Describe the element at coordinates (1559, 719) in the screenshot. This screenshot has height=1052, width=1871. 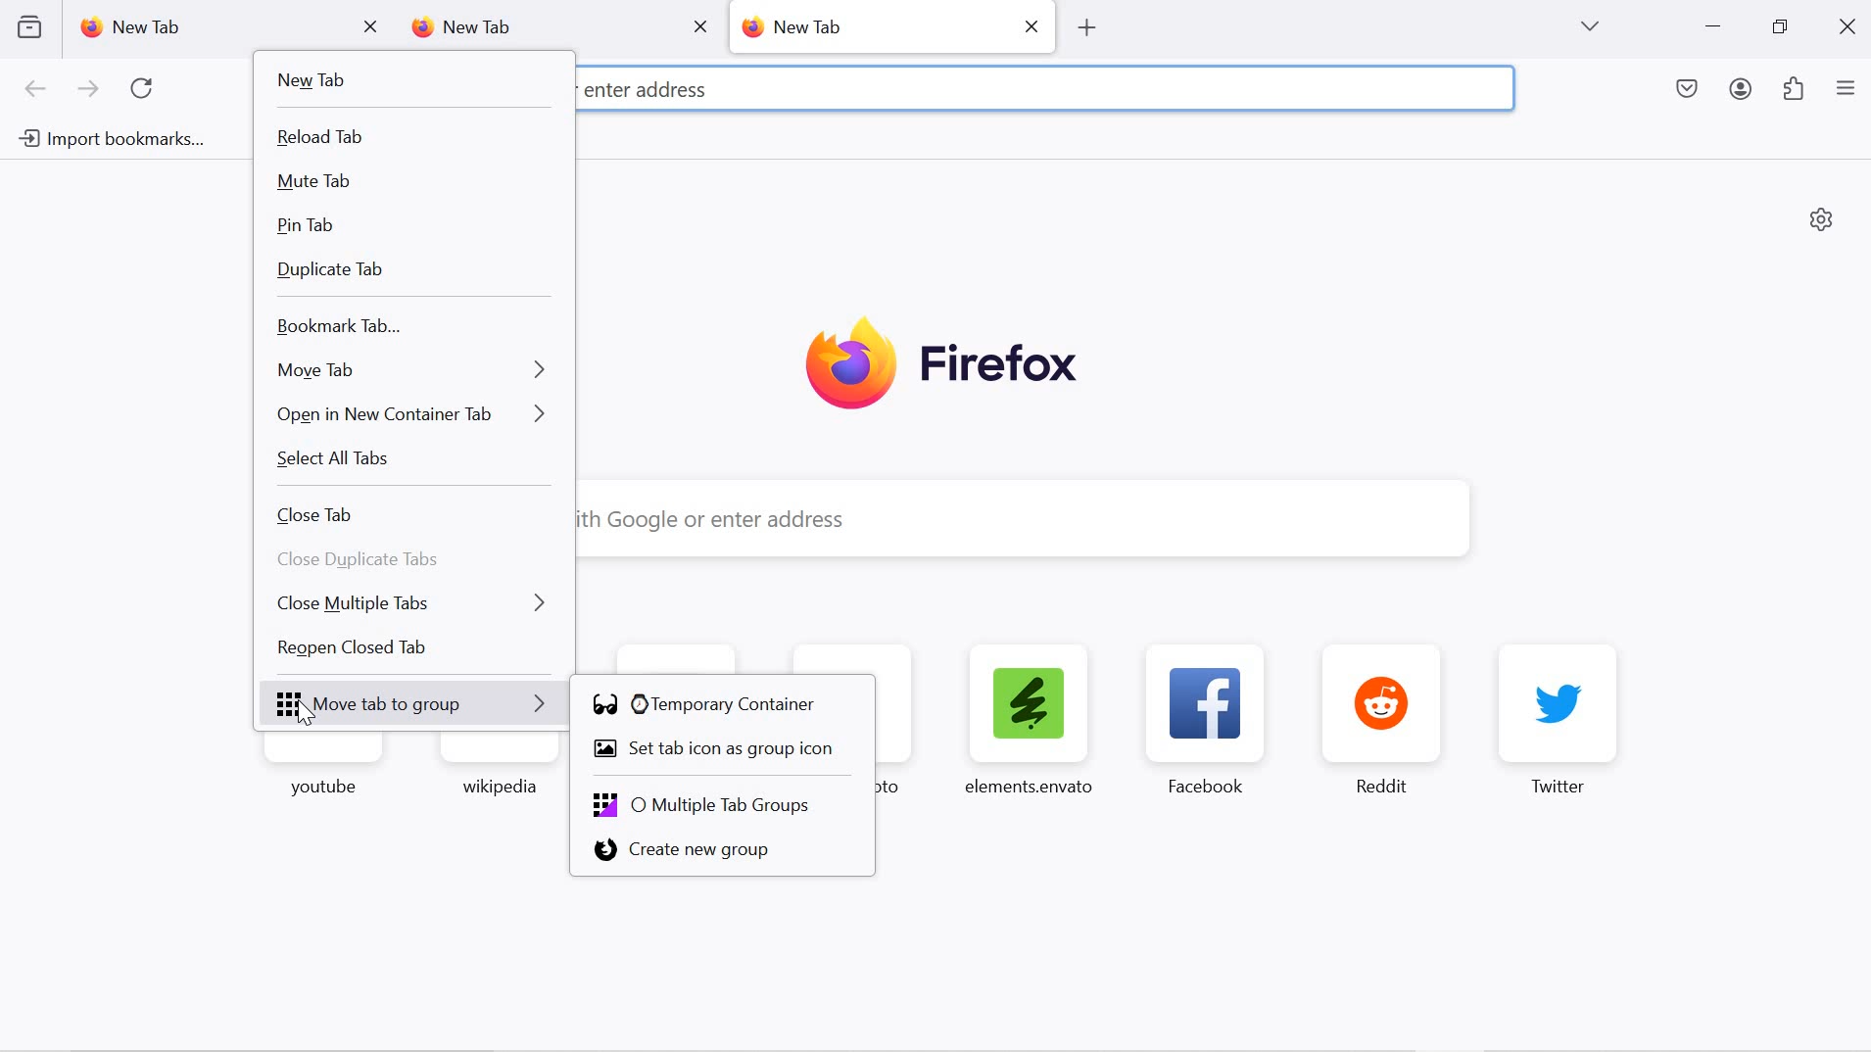
I see `twitter favorite` at that location.